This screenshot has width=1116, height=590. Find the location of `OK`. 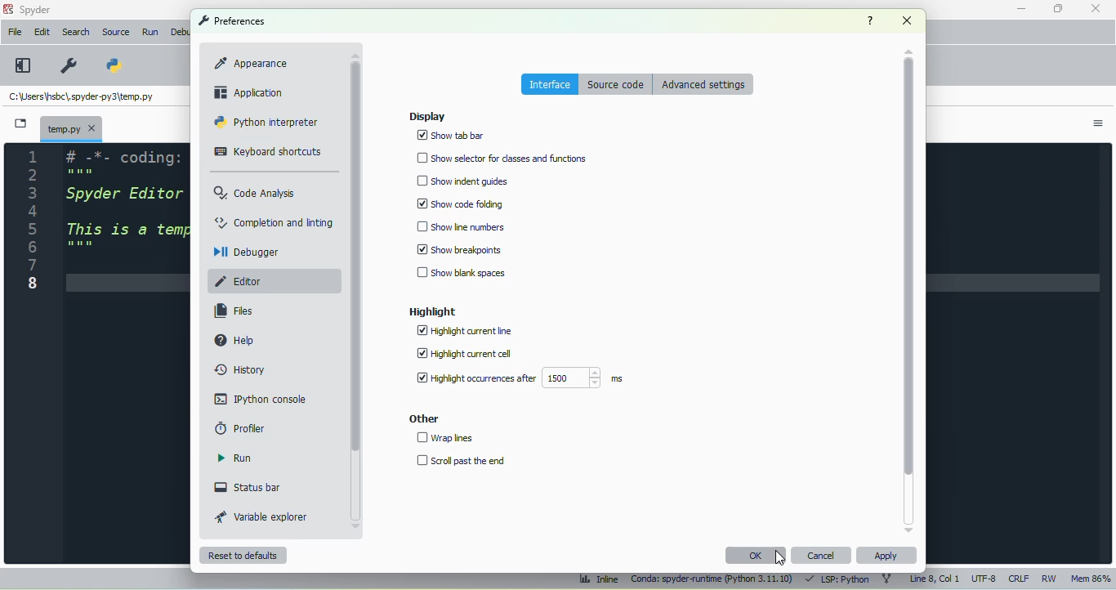

OK is located at coordinates (758, 555).